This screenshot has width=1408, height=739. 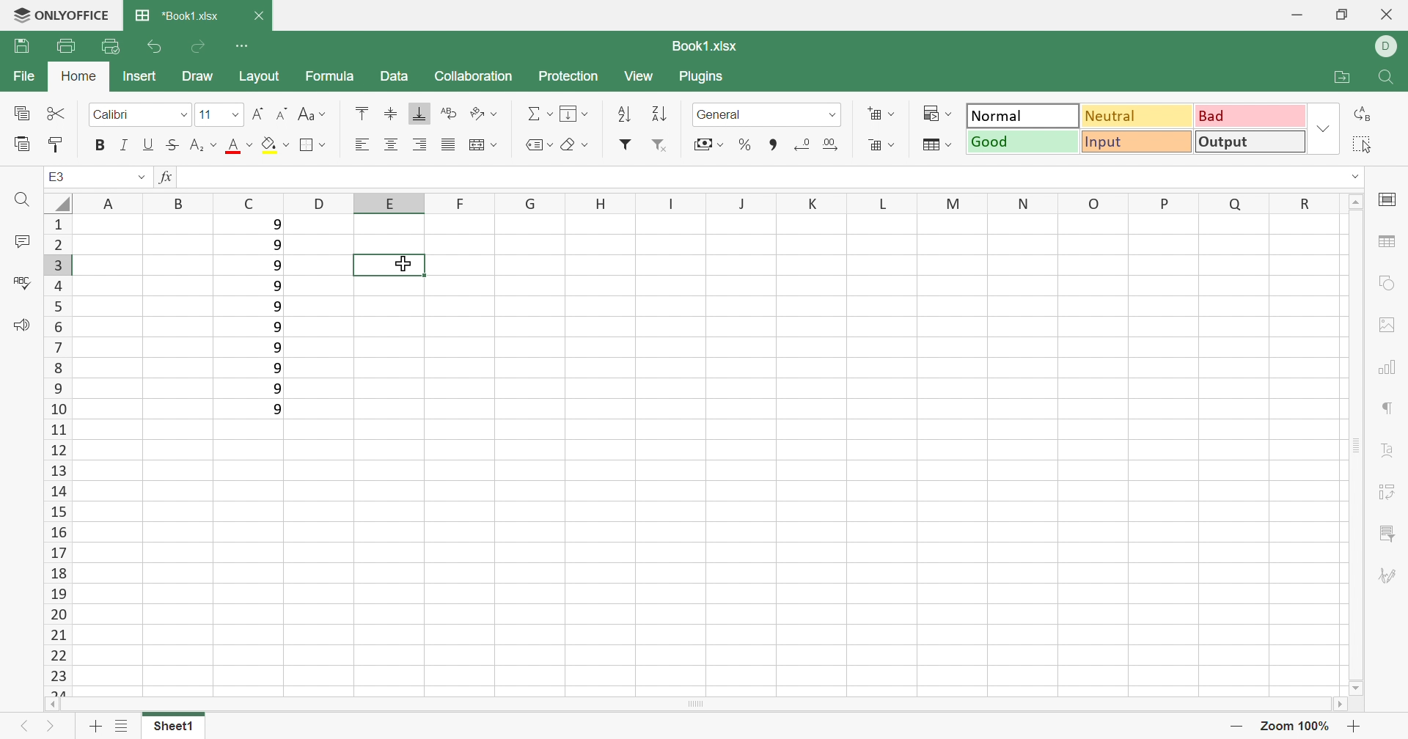 What do you see at coordinates (1024, 143) in the screenshot?
I see `Good` at bounding box center [1024, 143].